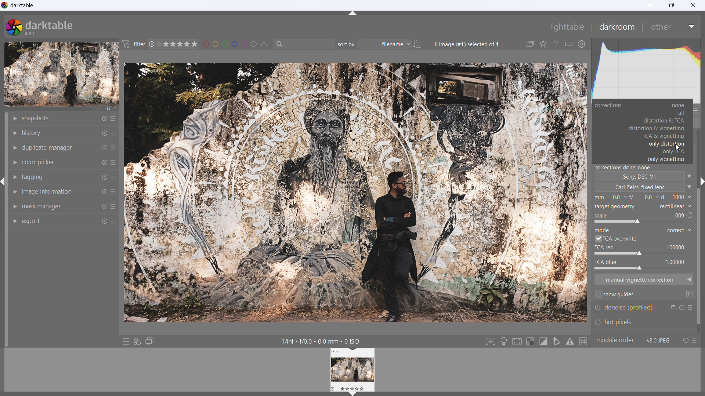  I want to click on reset, so click(104, 178).